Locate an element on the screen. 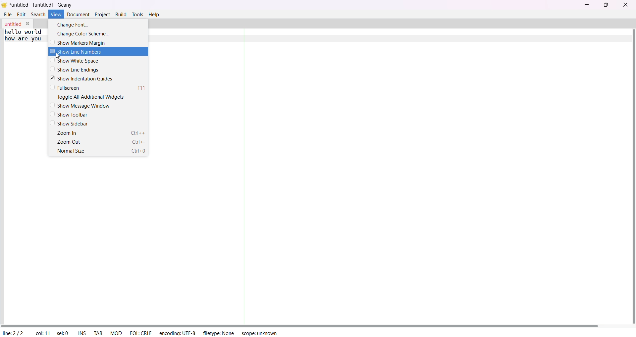 This screenshot has height=337, width=636. filetype is located at coordinates (218, 332).